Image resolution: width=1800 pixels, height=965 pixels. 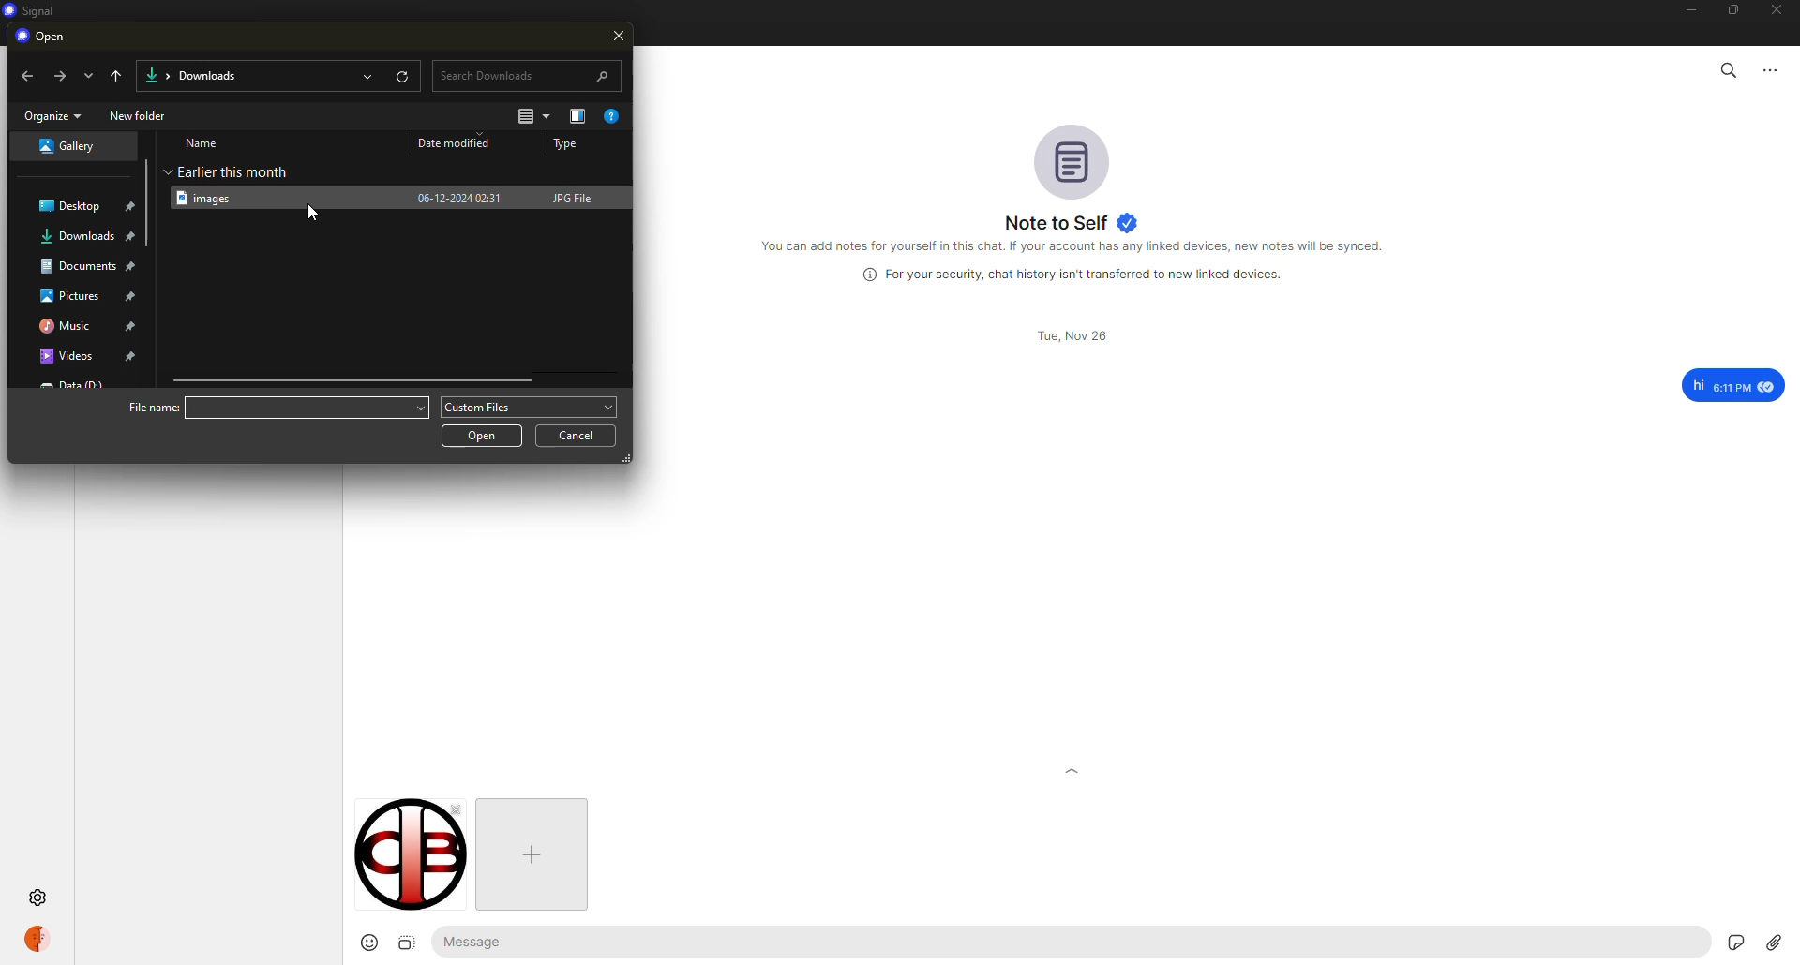 What do you see at coordinates (581, 435) in the screenshot?
I see `cancel` at bounding box center [581, 435].